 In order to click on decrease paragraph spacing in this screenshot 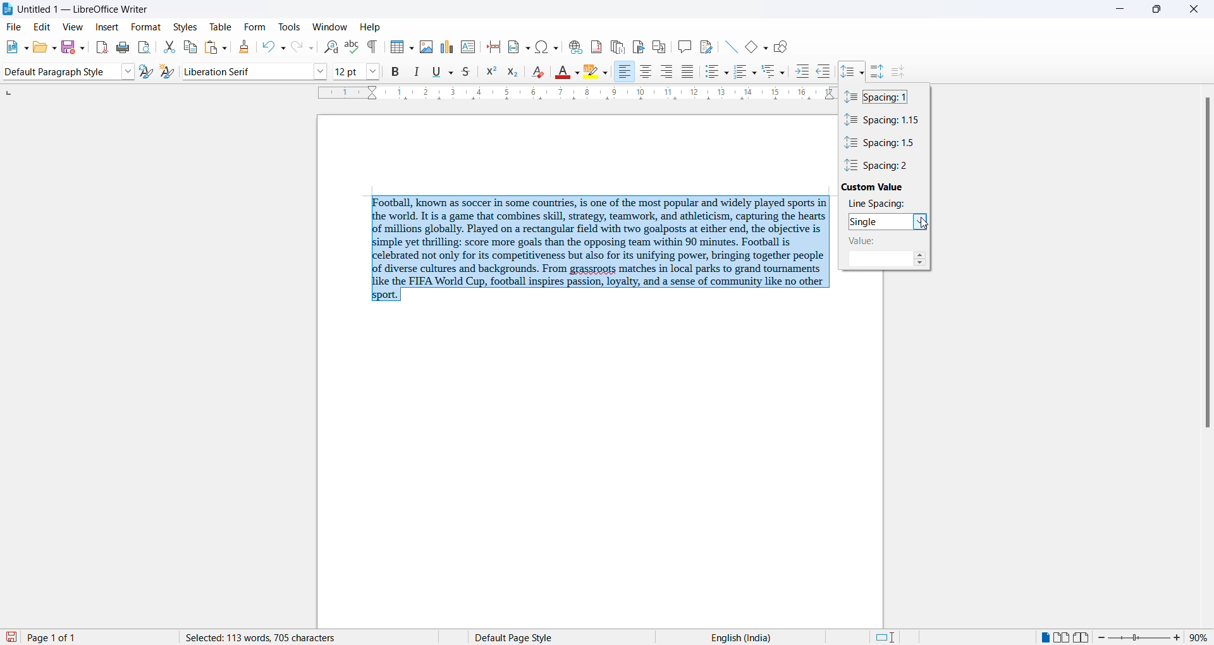, I will do `click(900, 72)`.